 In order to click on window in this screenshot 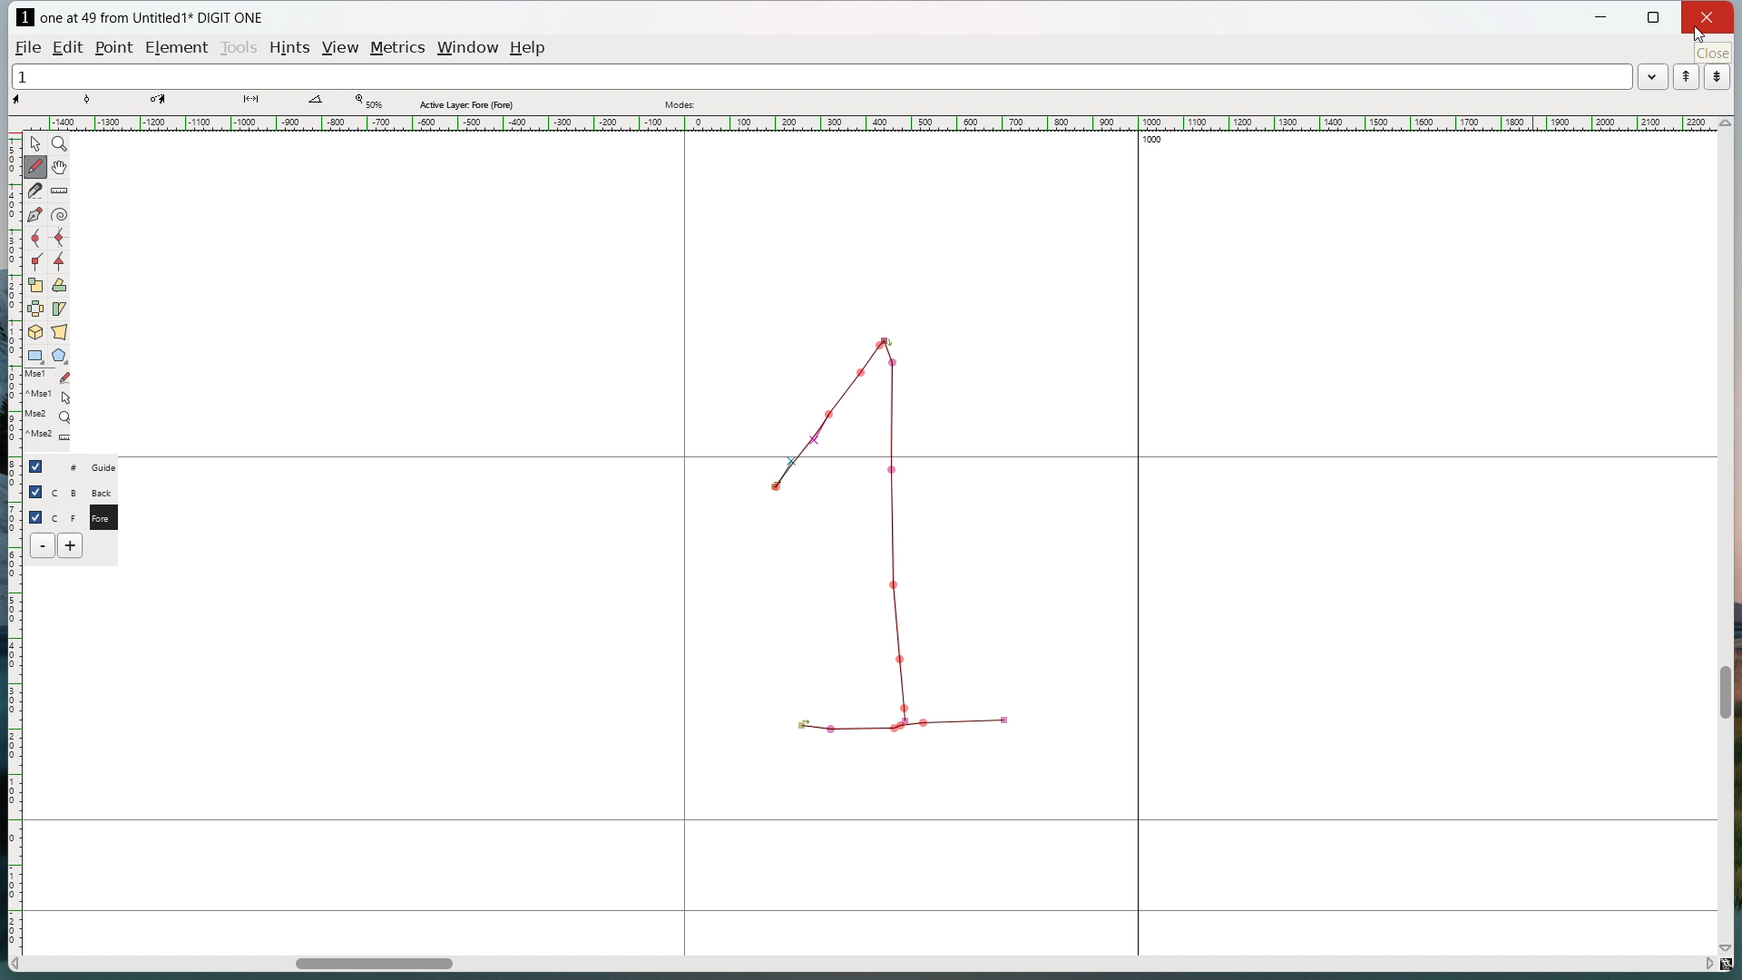, I will do `click(470, 47)`.